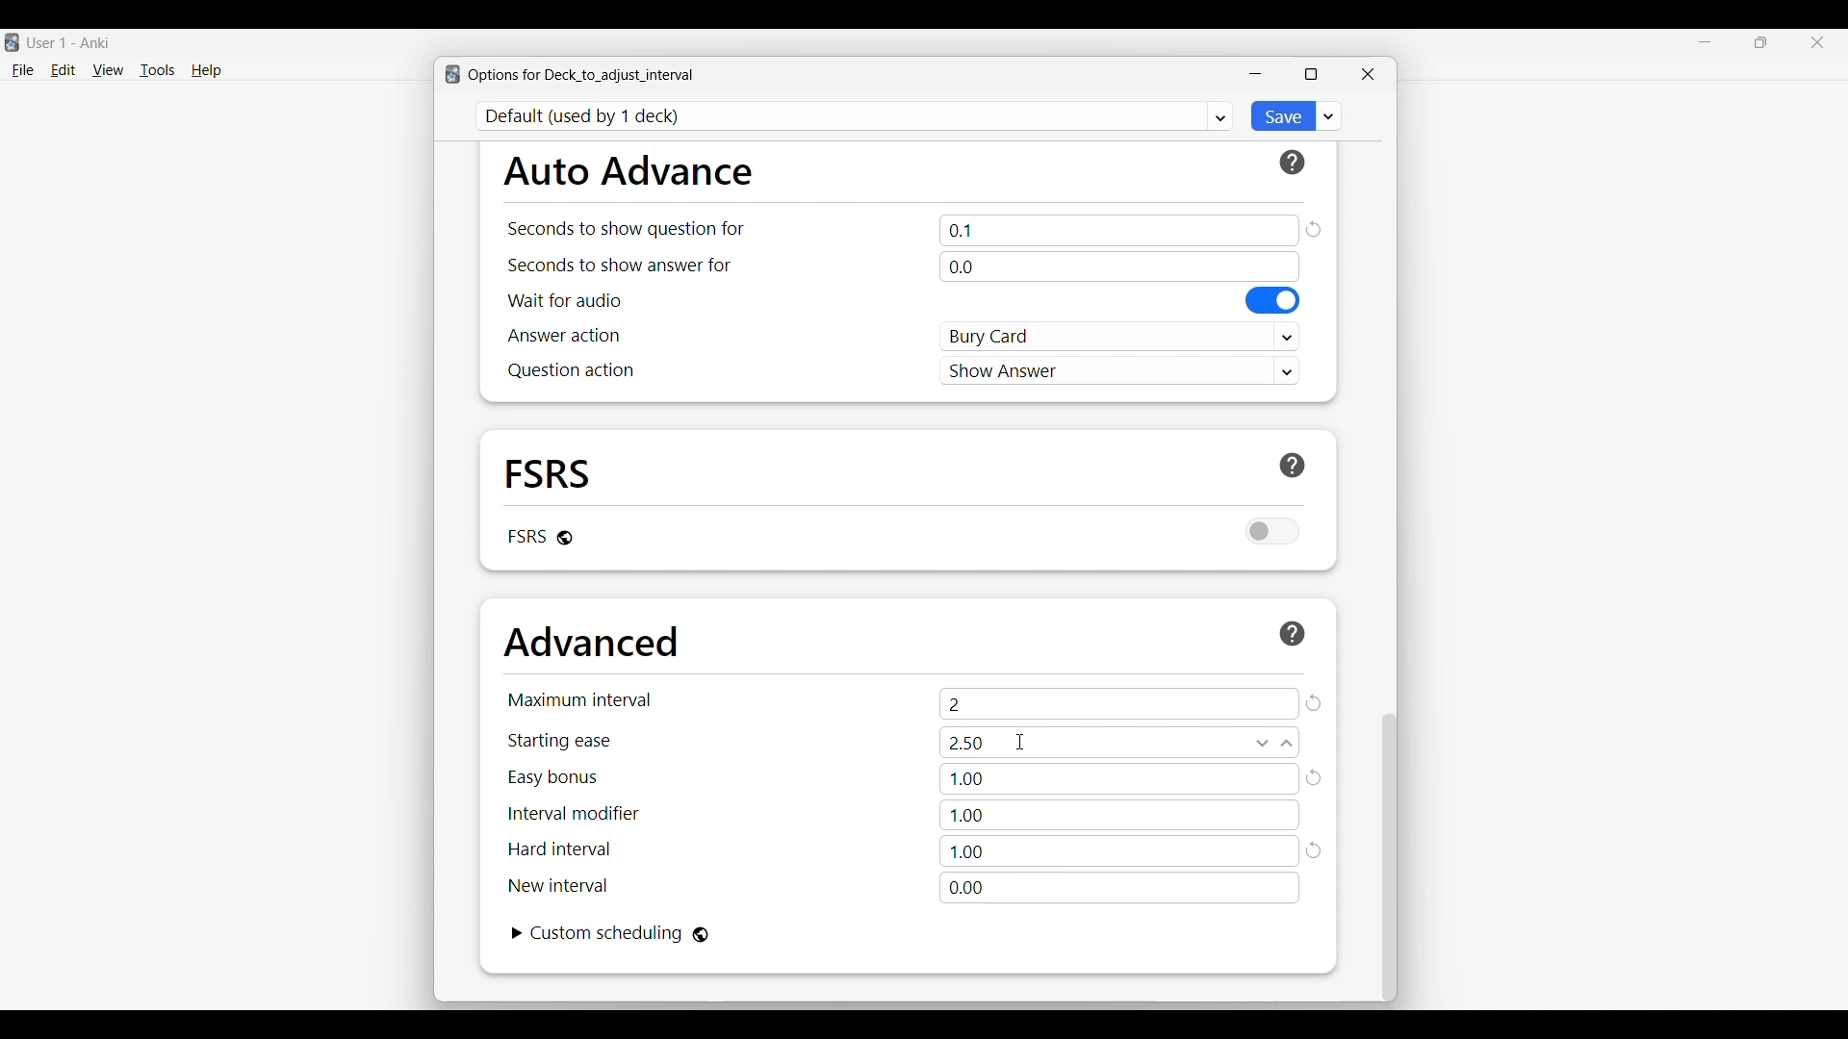 This screenshot has width=1848, height=1039. Describe the element at coordinates (1118, 815) in the screenshot. I see `1.00` at that location.